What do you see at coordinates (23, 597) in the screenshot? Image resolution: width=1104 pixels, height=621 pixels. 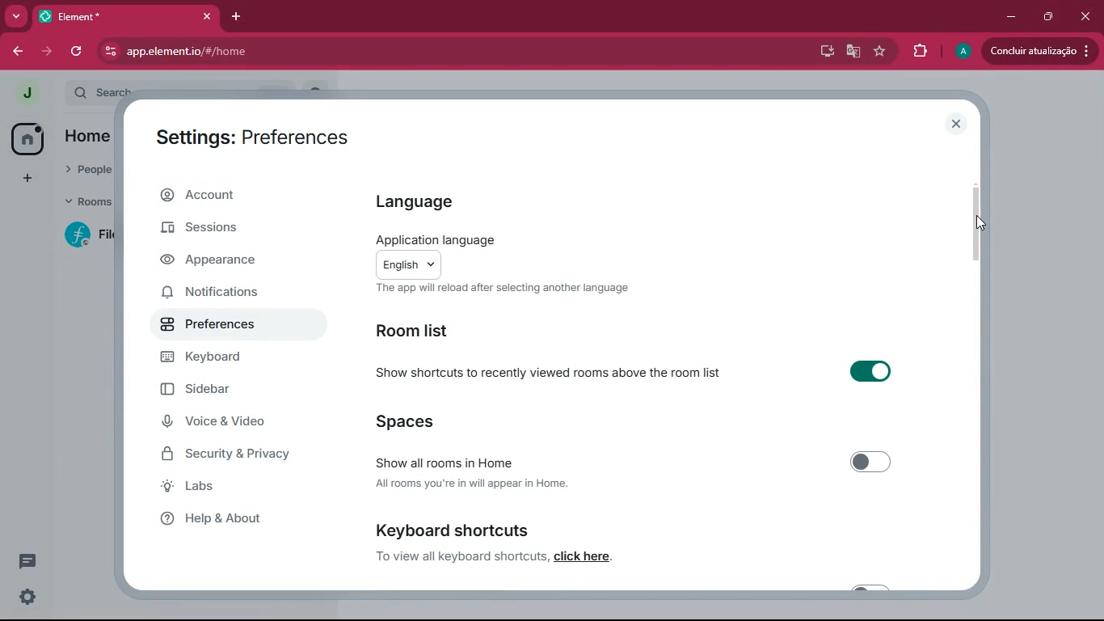 I see `settings` at bounding box center [23, 597].